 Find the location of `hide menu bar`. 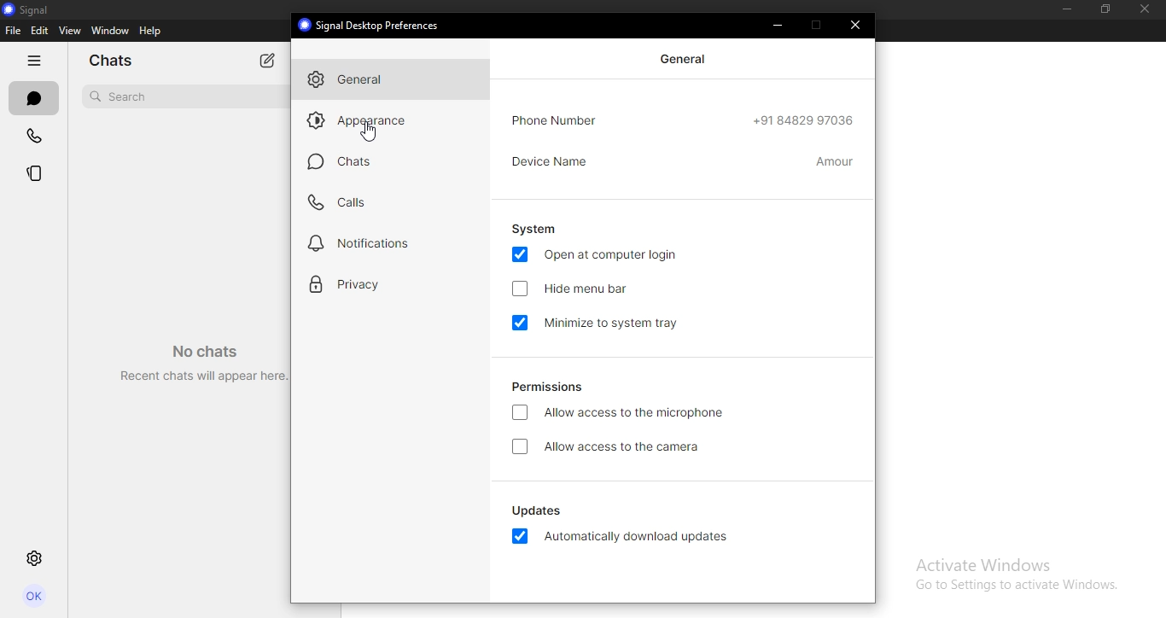

hide menu bar is located at coordinates (574, 289).